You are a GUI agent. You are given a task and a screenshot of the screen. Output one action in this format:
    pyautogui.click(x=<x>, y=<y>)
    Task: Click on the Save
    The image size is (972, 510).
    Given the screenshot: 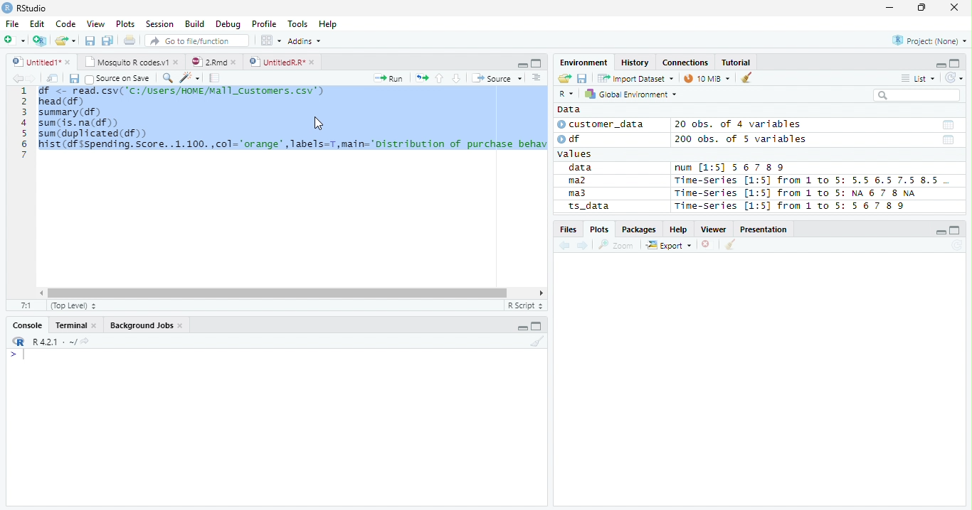 What is the action you would take?
    pyautogui.click(x=582, y=77)
    